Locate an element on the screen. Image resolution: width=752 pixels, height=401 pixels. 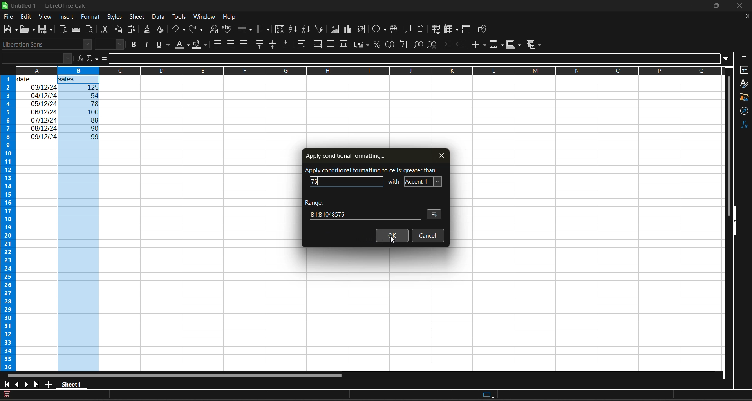
decrease indent is located at coordinates (463, 45).